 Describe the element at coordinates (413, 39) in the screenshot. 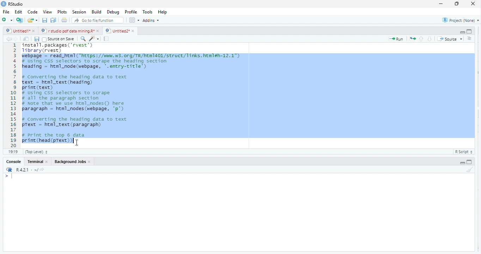

I see `re run the previous code` at that location.